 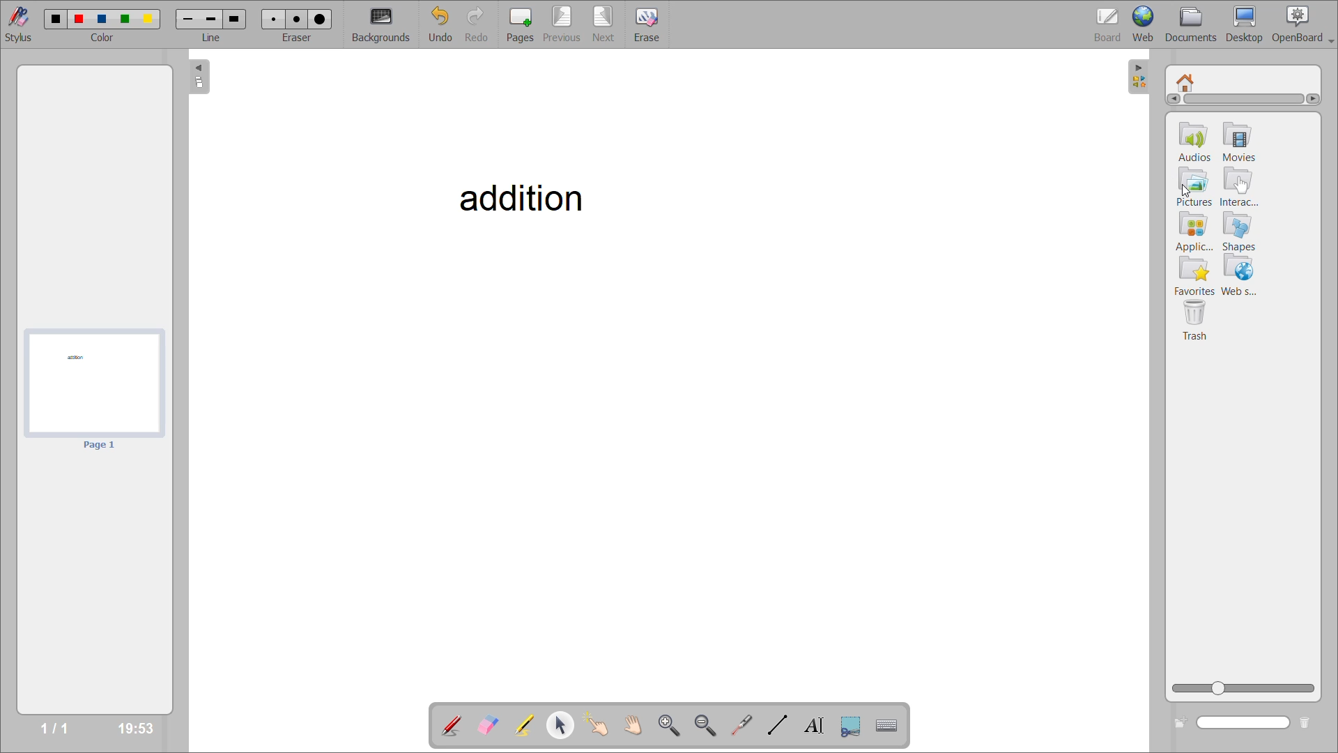 What do you see at coordinates (201, 77) in the screenshot?
I see `collapse page preview` at bounding box center [201, 77].